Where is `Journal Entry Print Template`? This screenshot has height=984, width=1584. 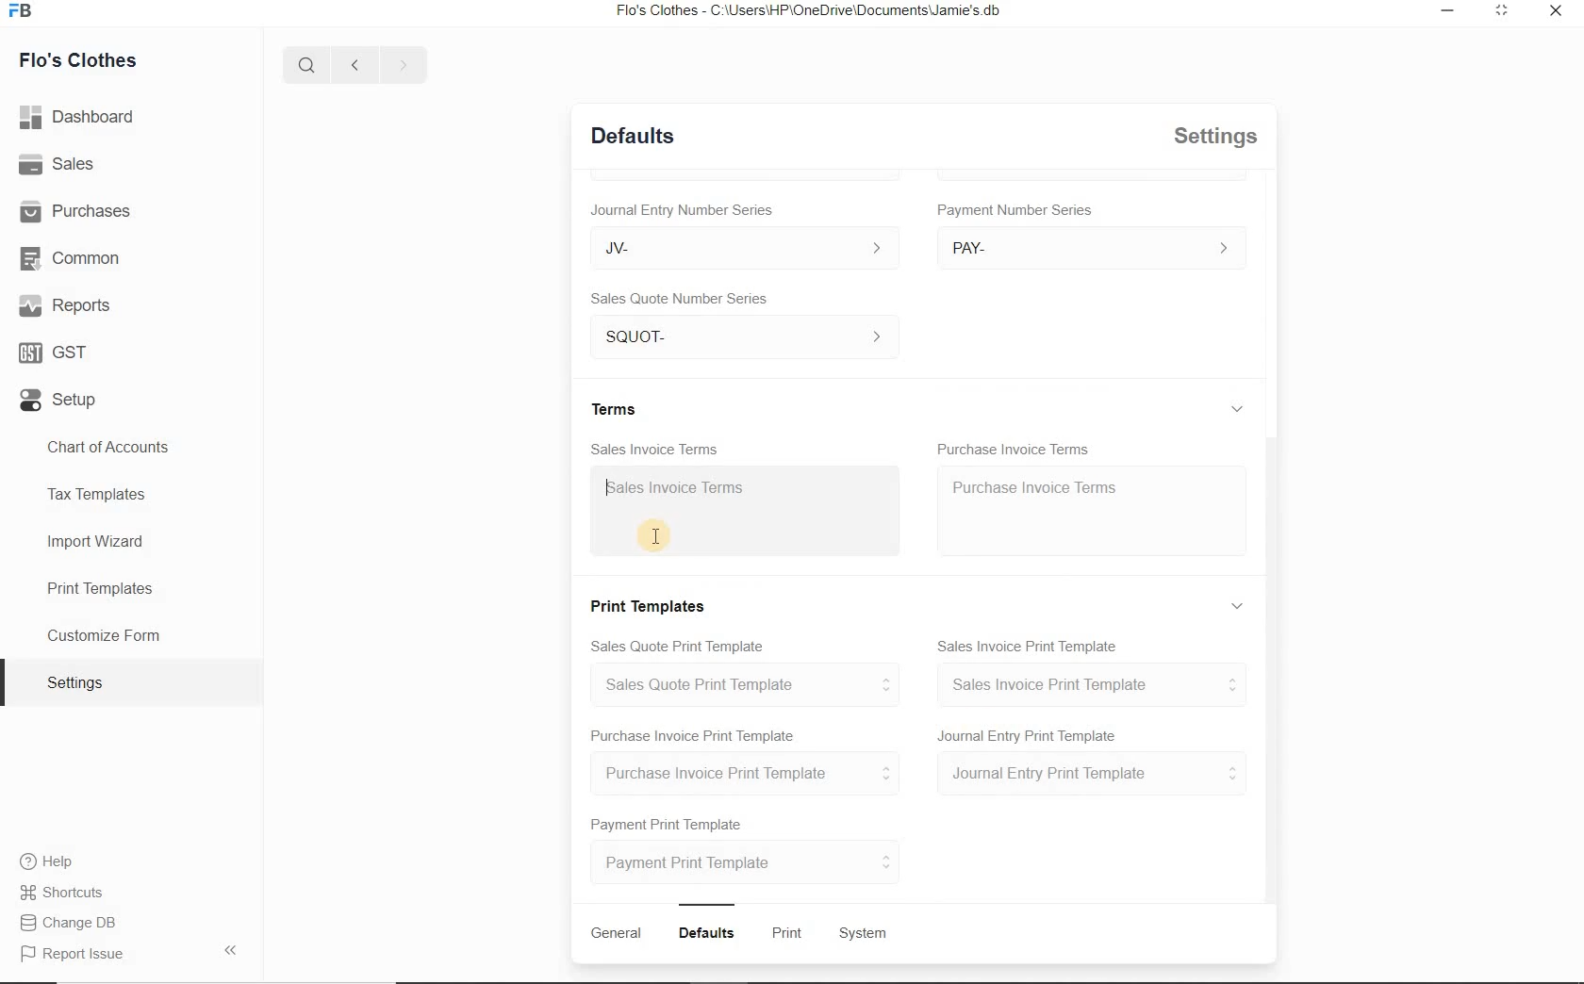
Journal Entry Print Template is located at coordinates (1026, 734).